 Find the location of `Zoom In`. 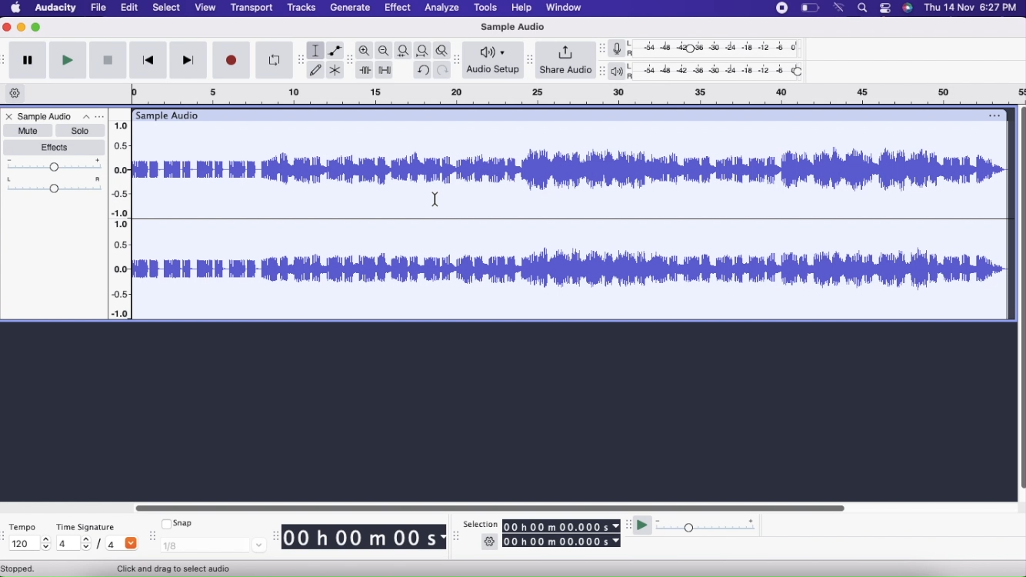

Zoom In is located at coordinates (366, 50).